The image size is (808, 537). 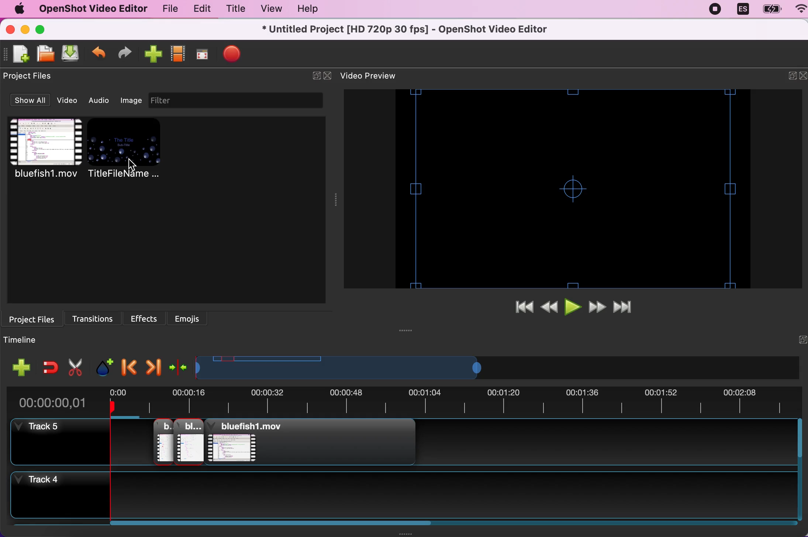 I want to click on play, so click(x=574, y=308).